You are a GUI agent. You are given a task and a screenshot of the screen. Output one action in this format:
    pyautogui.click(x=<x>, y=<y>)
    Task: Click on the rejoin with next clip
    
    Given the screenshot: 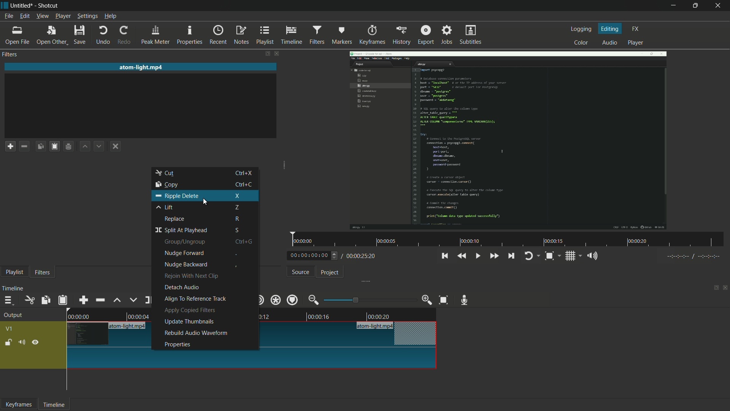 What is the action you would take?
    pyautogui.click(x=191, y=276)
    